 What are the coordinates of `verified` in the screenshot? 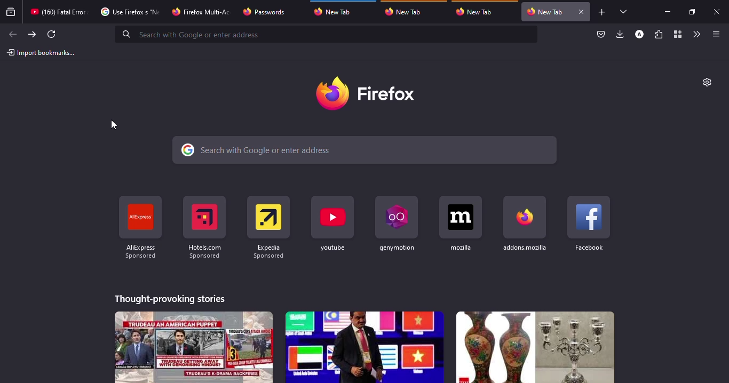 It's located at (601, 34).